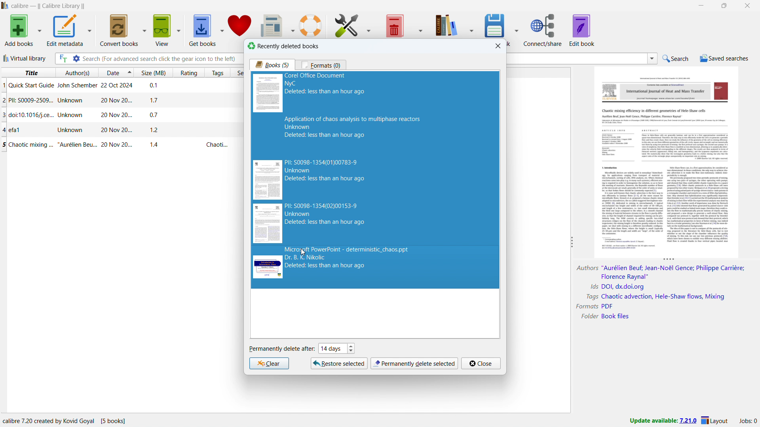 The height and width of the screenshot is (427, 760). What do you see at coordinates (498, 46) in the screenshot?
I see `close` at bounding box center [498, 46].